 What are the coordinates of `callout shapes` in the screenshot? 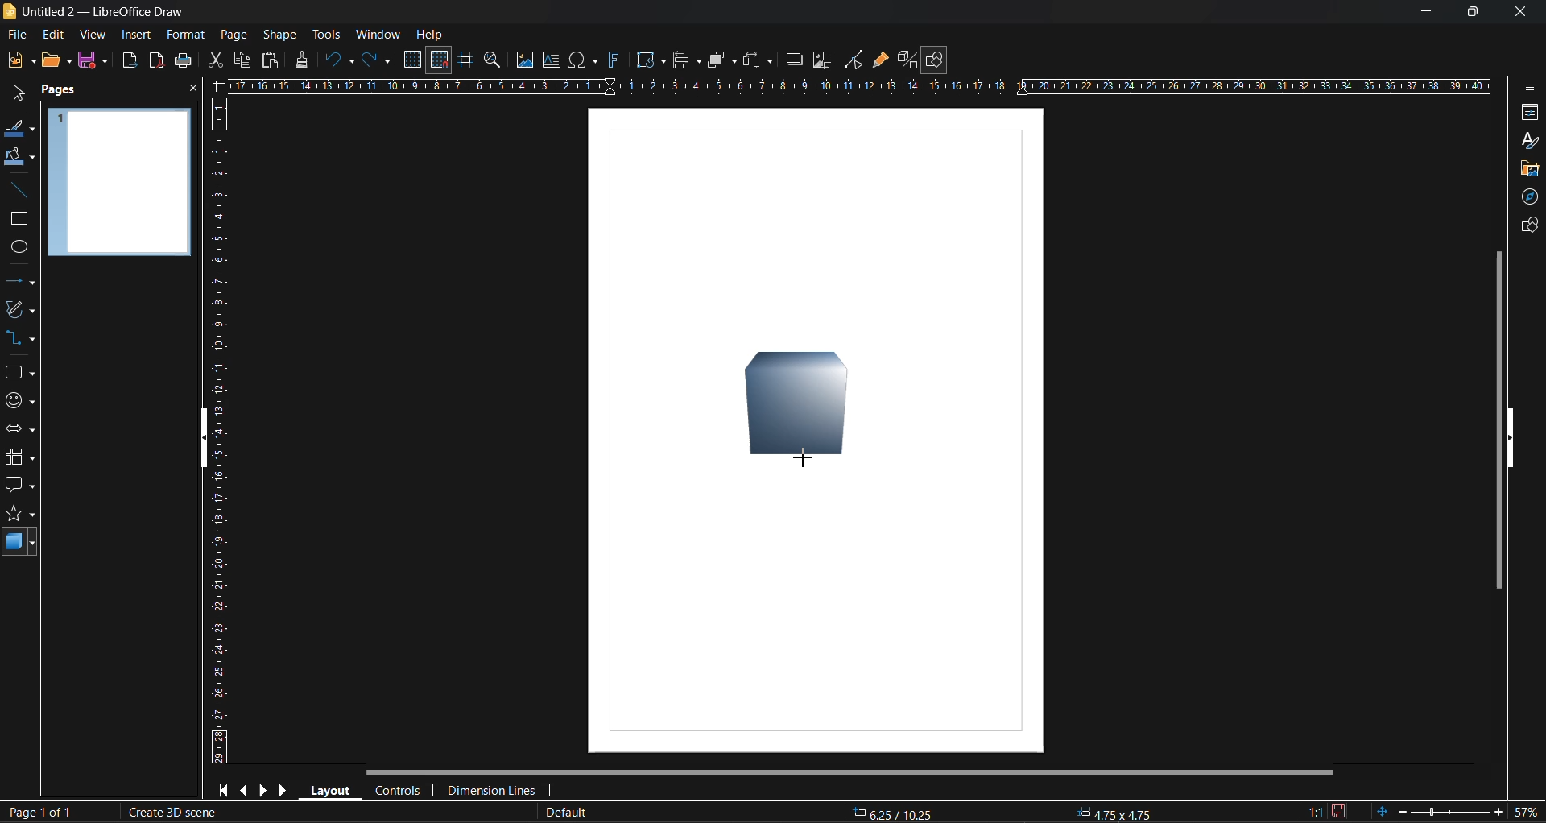 It's located at (21, 486).